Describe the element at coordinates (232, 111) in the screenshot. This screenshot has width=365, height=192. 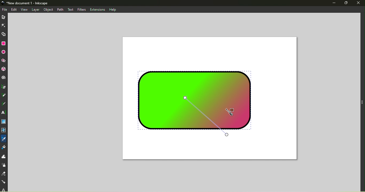
I see `cursor` at that location.